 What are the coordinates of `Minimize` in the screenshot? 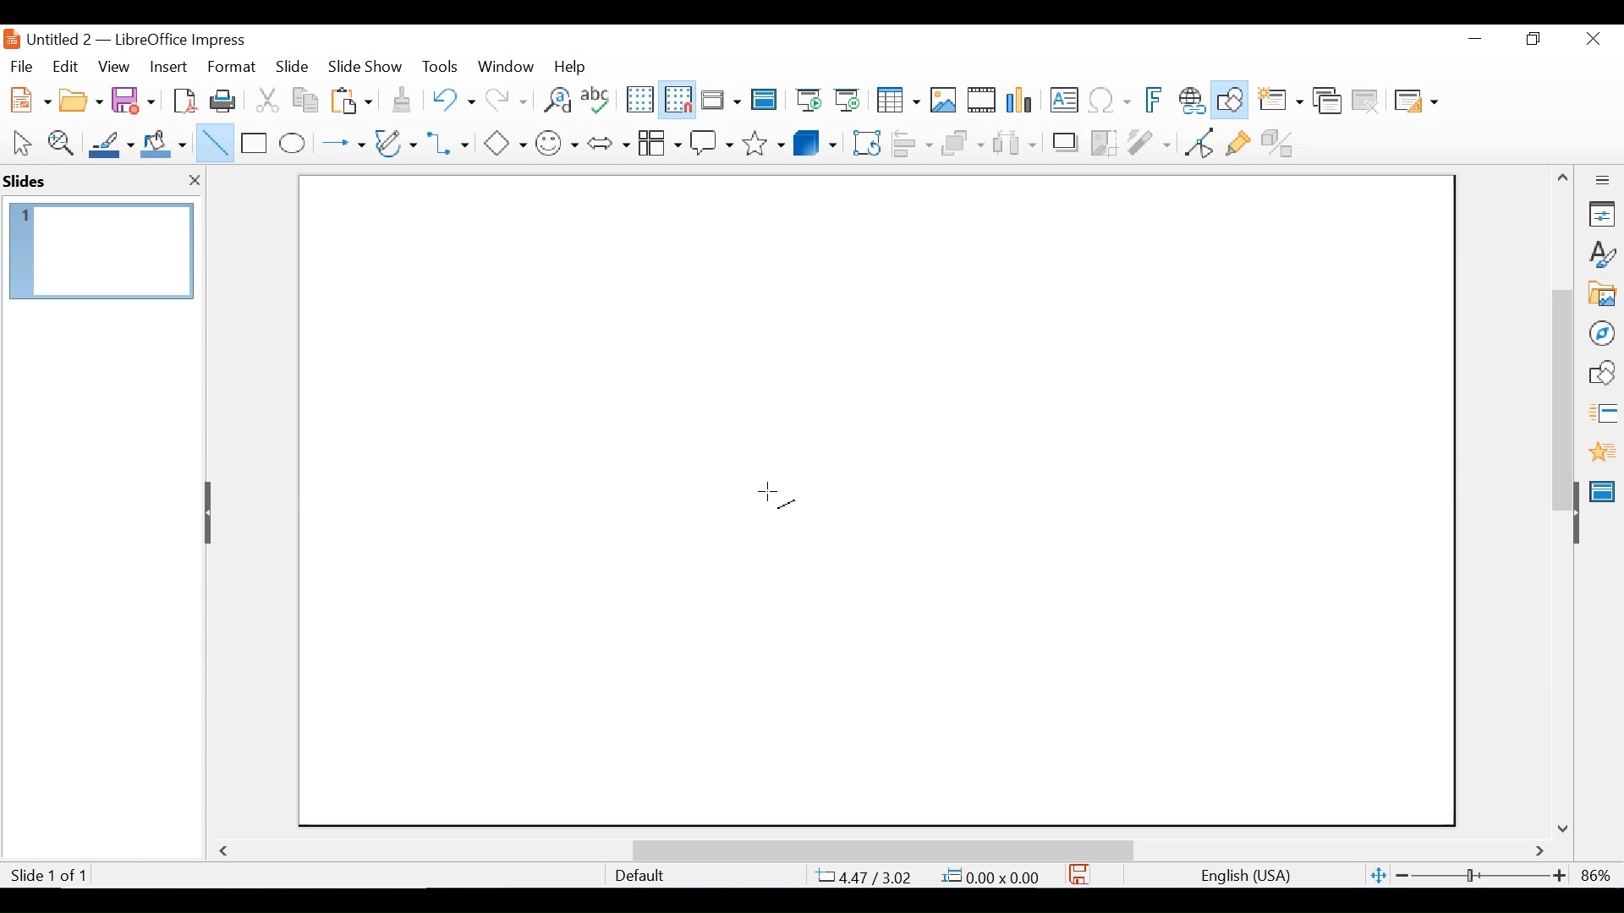 It's located at (1473, 39).